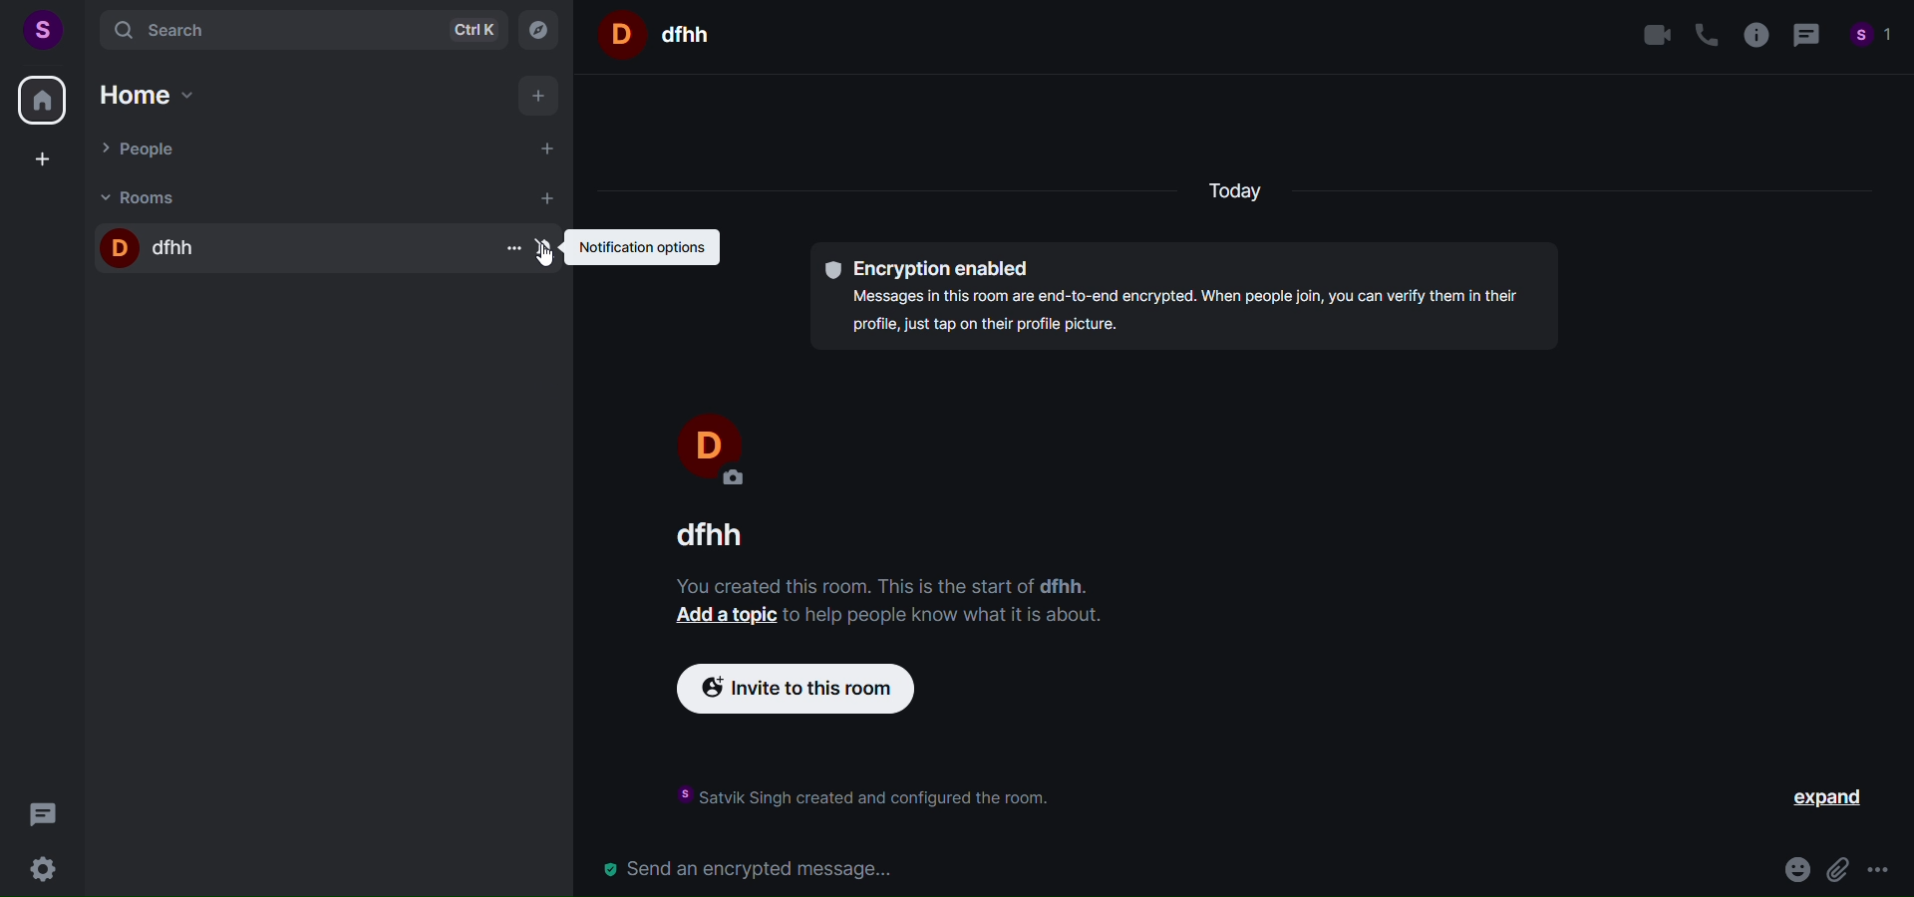 This screenshot has height=897, width=1914. What do you see at coordinates (1873, 36) in the screenshot?
I see `people` at bounding box center [1873, 36].